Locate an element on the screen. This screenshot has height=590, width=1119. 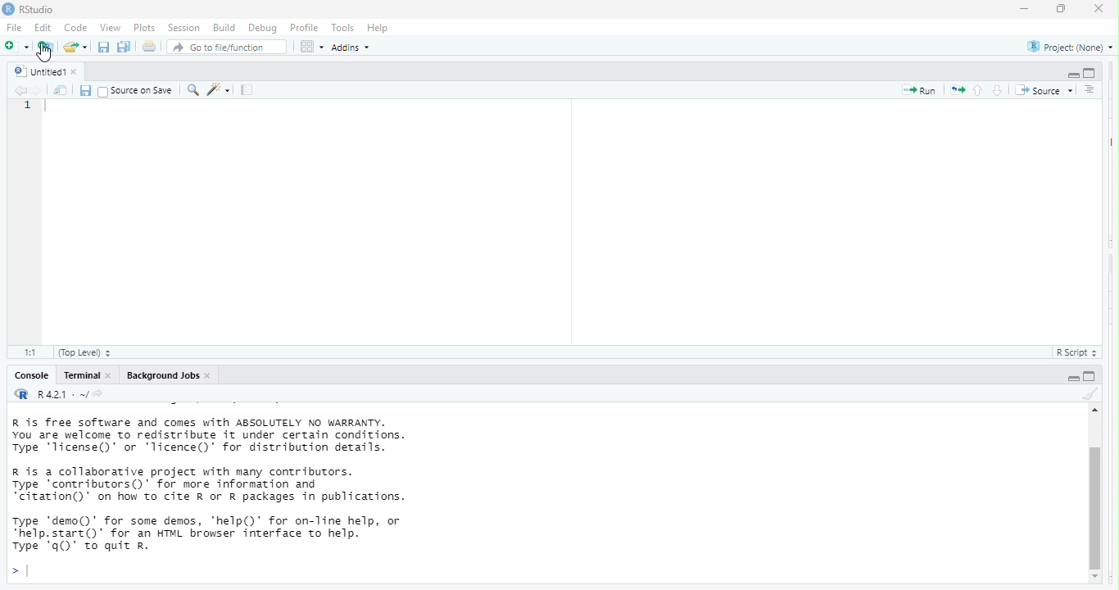
scroll down is located at coordinates (1096, 578).